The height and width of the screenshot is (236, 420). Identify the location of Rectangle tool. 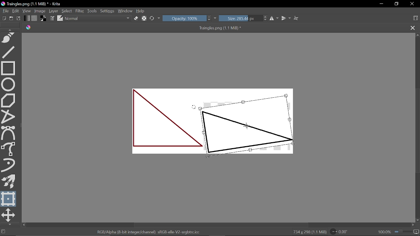
(9, 68).